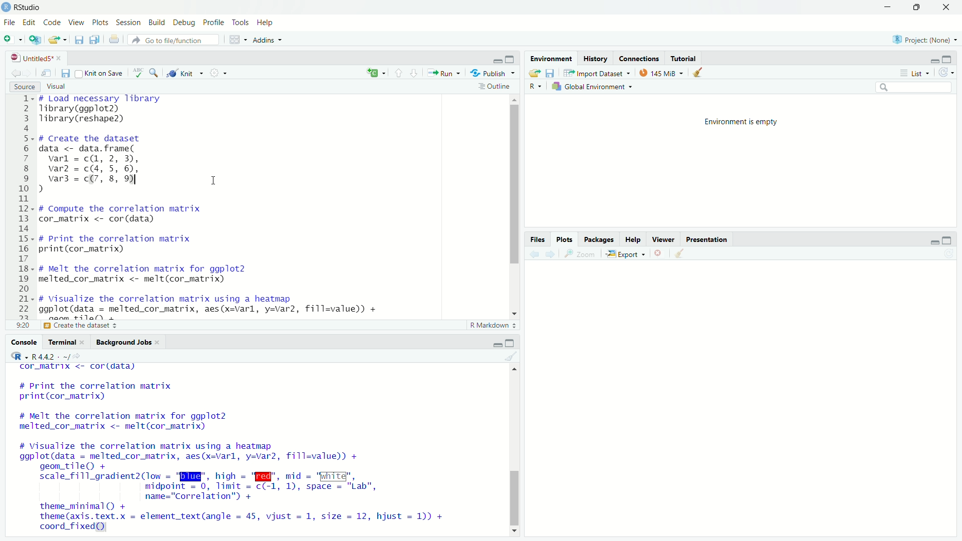 The image size is (962, 541). I want to click on settings, so click(217, 73).